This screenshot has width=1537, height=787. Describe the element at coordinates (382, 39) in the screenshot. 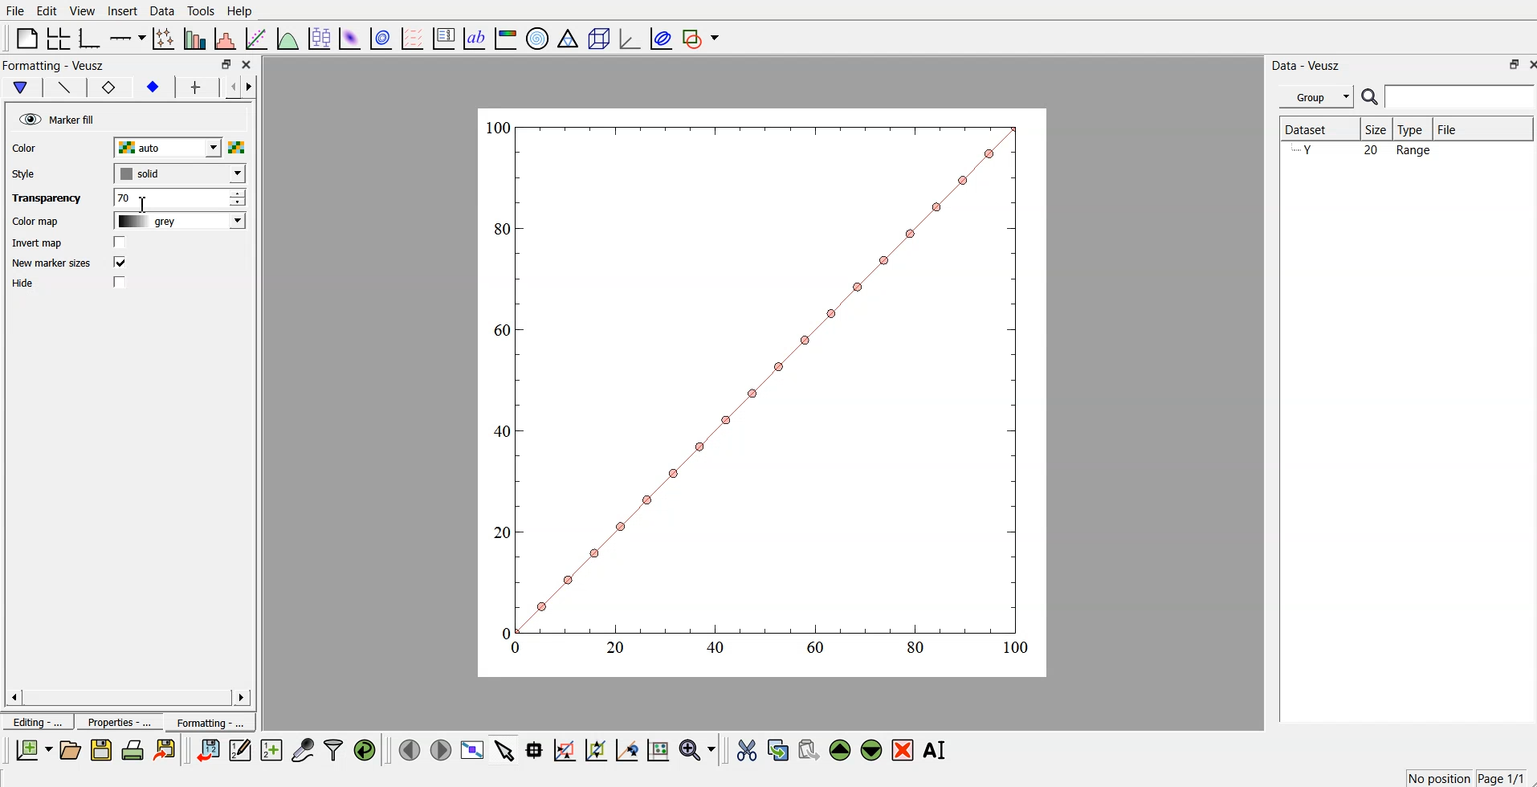

I see `plot a 2D dataset as cont` at that location.